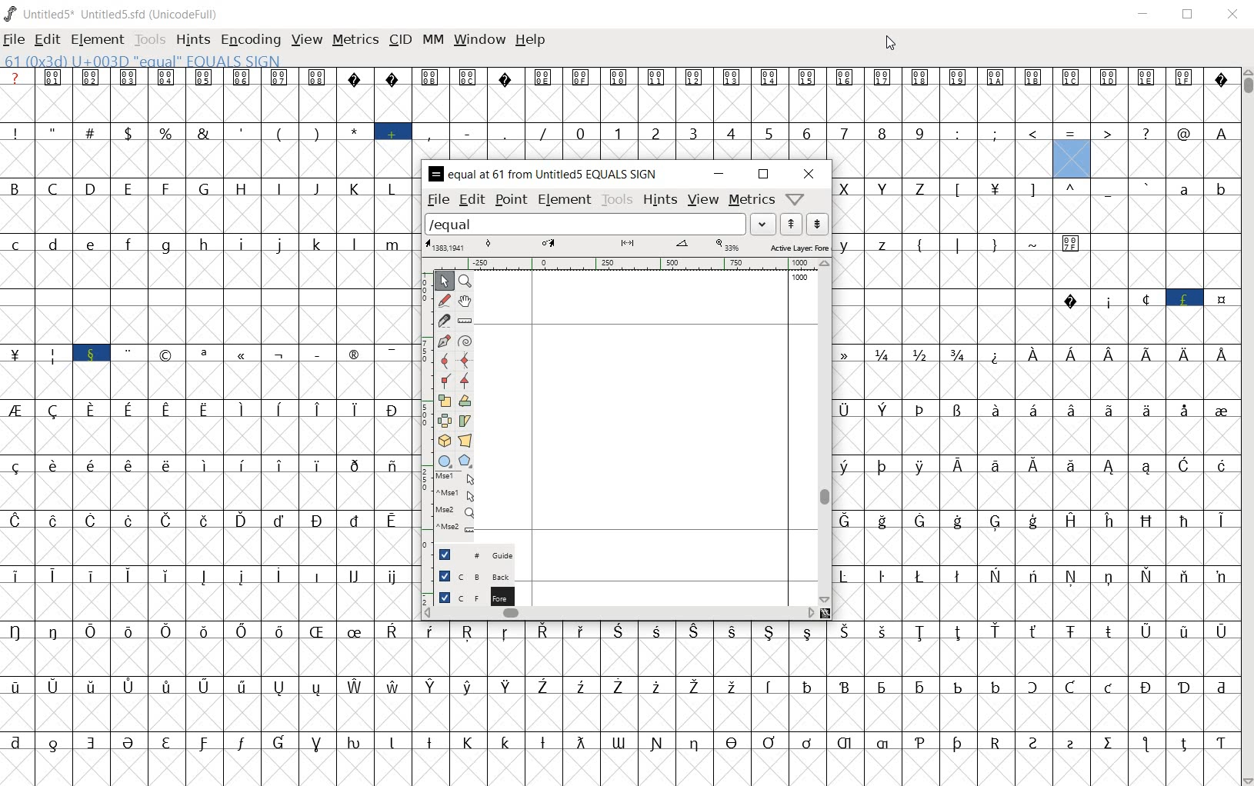 This screenshot has width=1254, height=786. I want to click on restore down, so click(763, 175).